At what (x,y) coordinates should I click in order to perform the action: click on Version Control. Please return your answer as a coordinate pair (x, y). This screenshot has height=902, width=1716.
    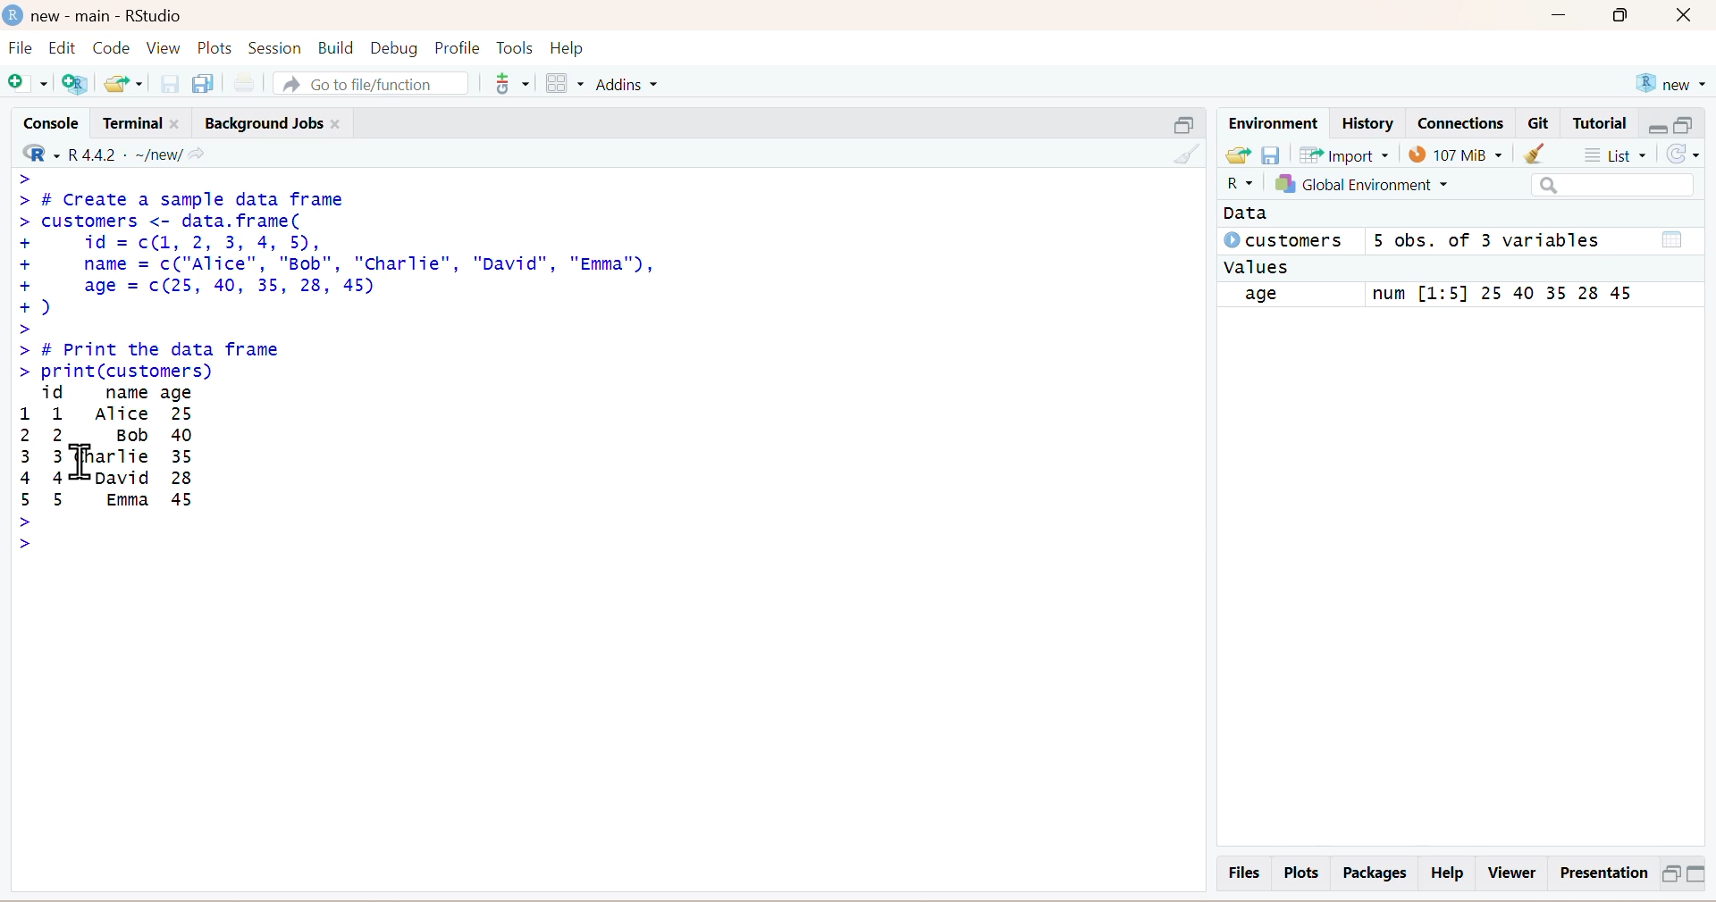
    Looking at the image, I should click on (511, 80).